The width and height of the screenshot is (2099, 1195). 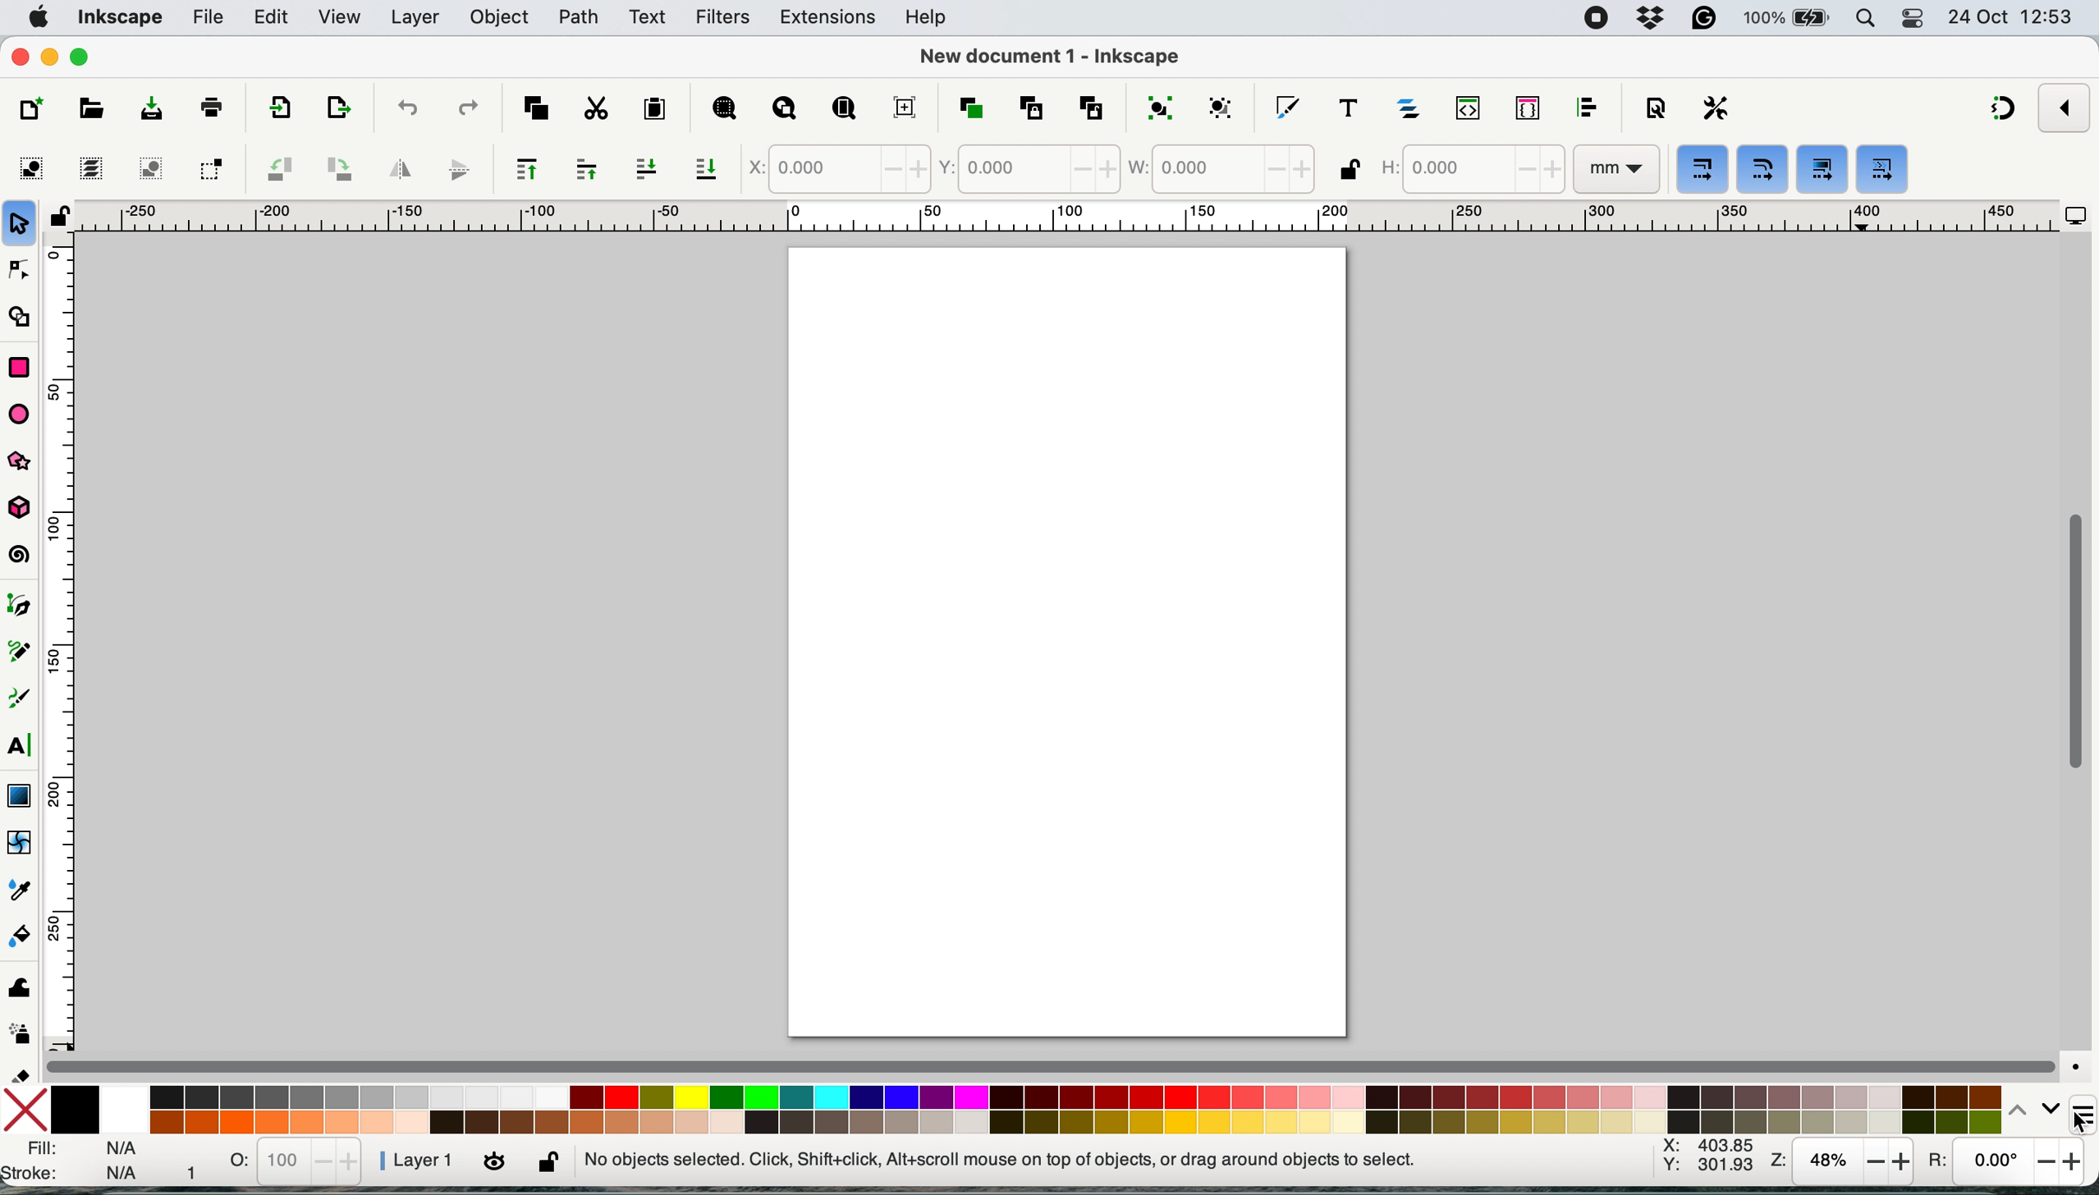 I want to click on spiral tool, so click(x=23, y=554).